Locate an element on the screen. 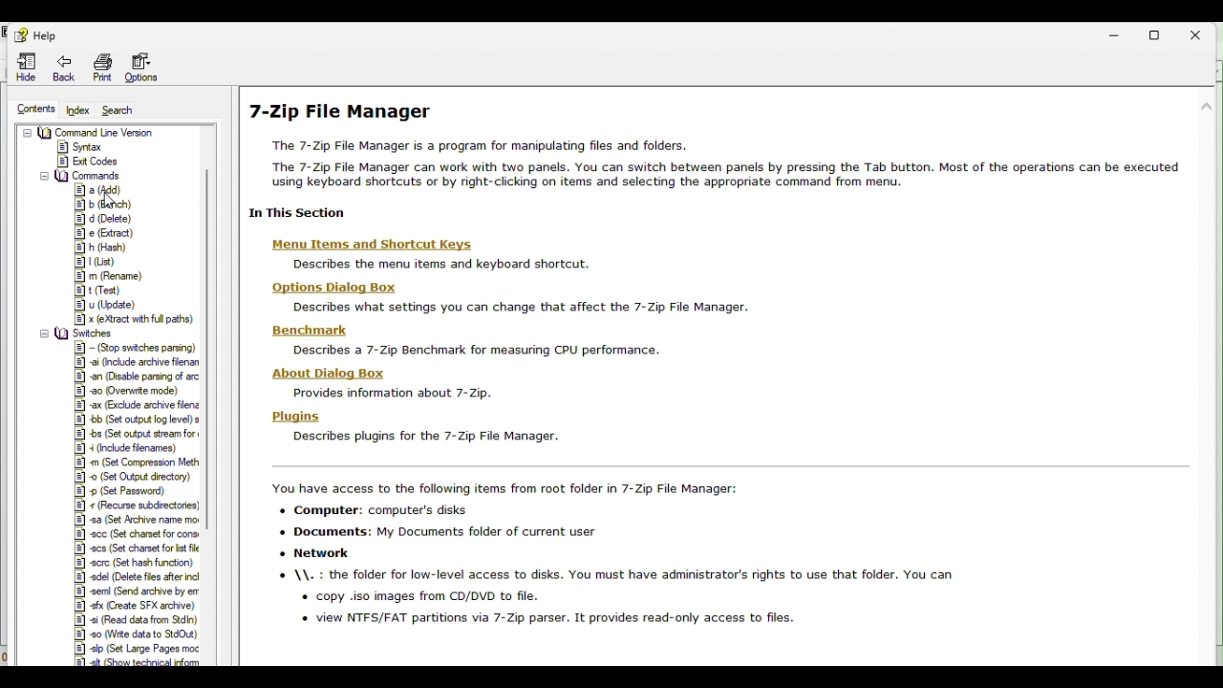 Image resolution: width=1223 pixels, height=688 pixels. minimize is located at coordinates (1114, 34).